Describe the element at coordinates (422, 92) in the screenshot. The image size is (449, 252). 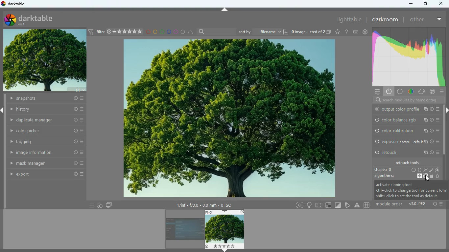
I see `control` at that location.